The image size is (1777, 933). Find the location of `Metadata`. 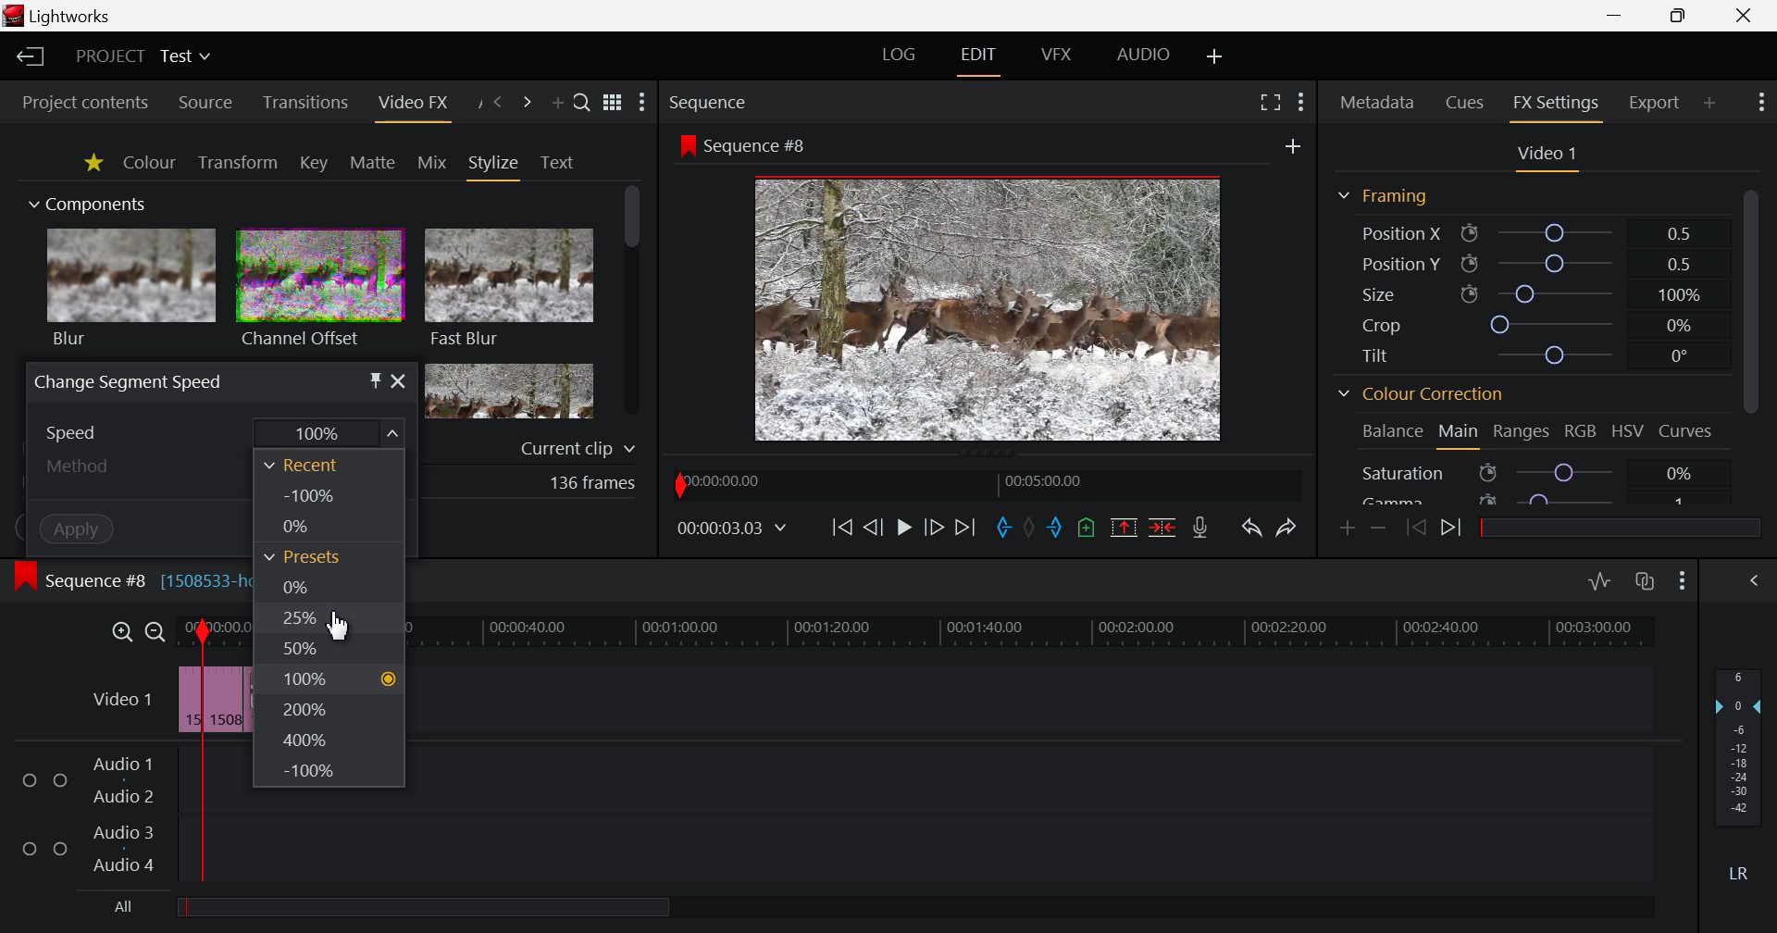

Metadata is located at coordinates (1375, 104).